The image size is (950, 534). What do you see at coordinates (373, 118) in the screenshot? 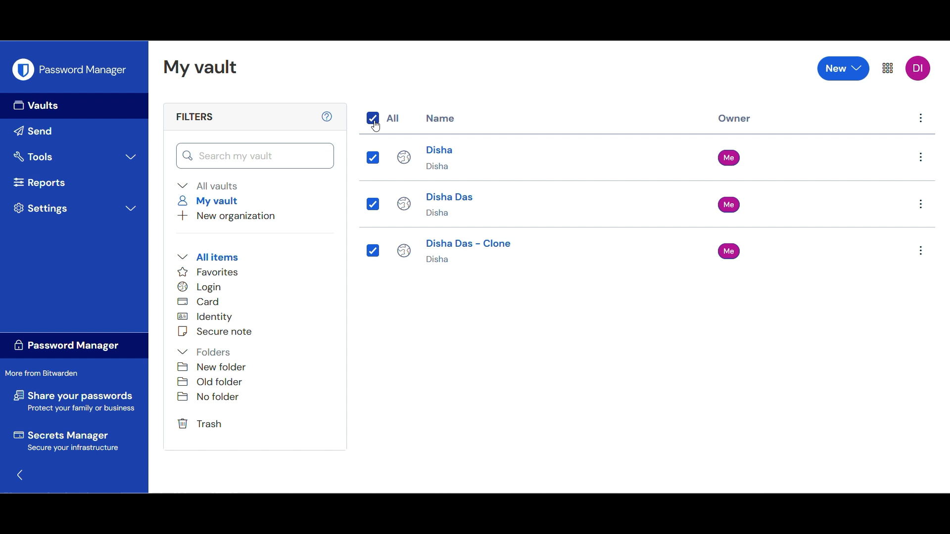
I see `Indicates toggle on/off` at bounding box center [373, 118].